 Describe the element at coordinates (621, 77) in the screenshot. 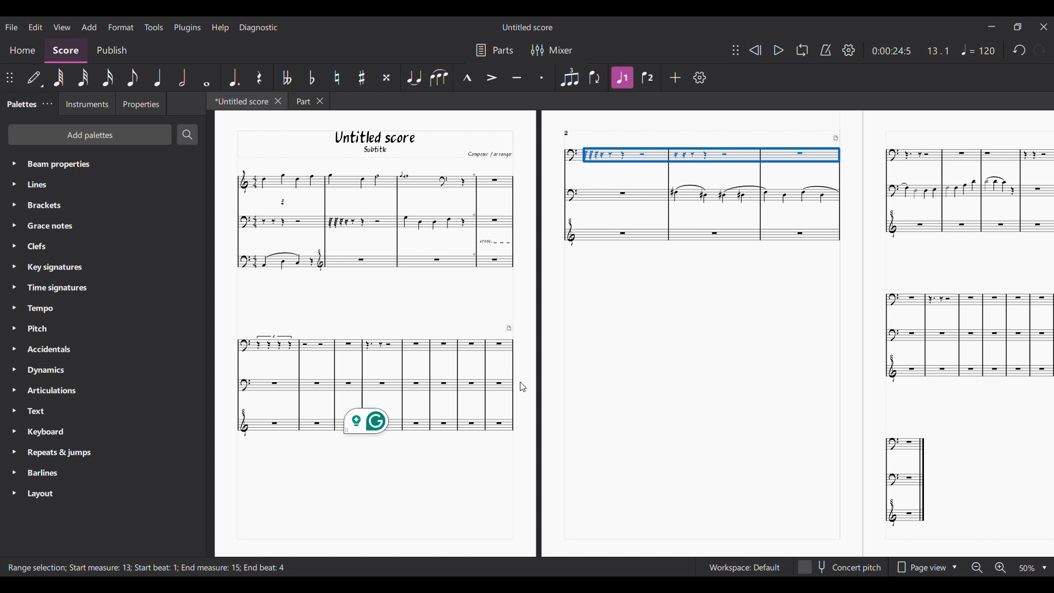

I see `Voice 1` at that location.